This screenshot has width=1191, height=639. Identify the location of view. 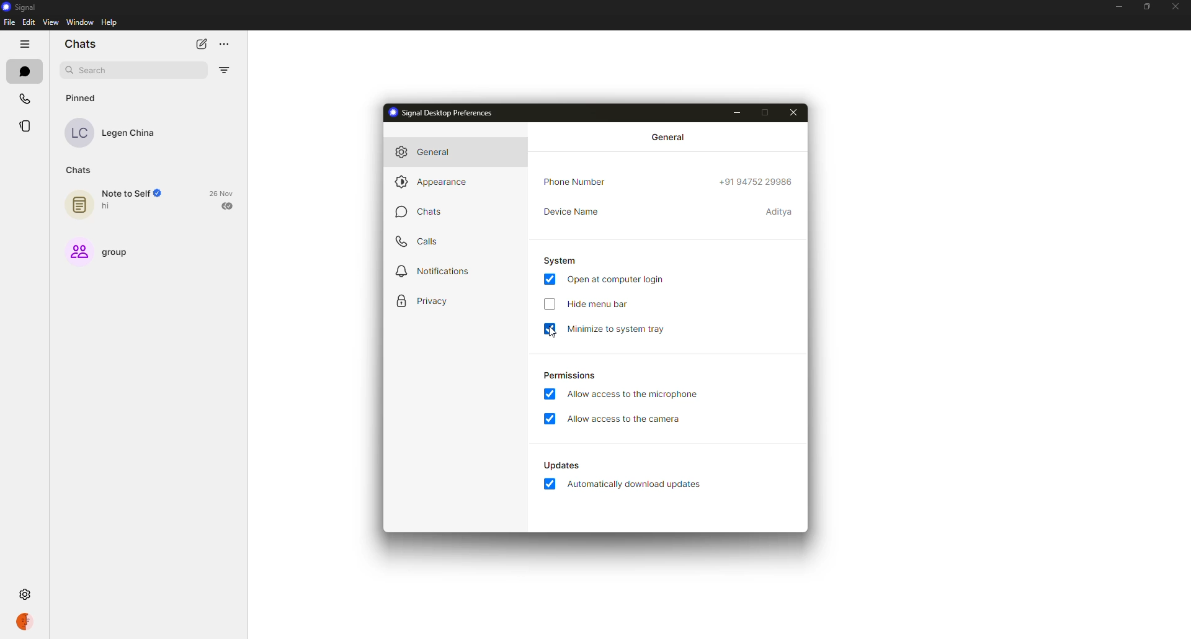
(51, 24).